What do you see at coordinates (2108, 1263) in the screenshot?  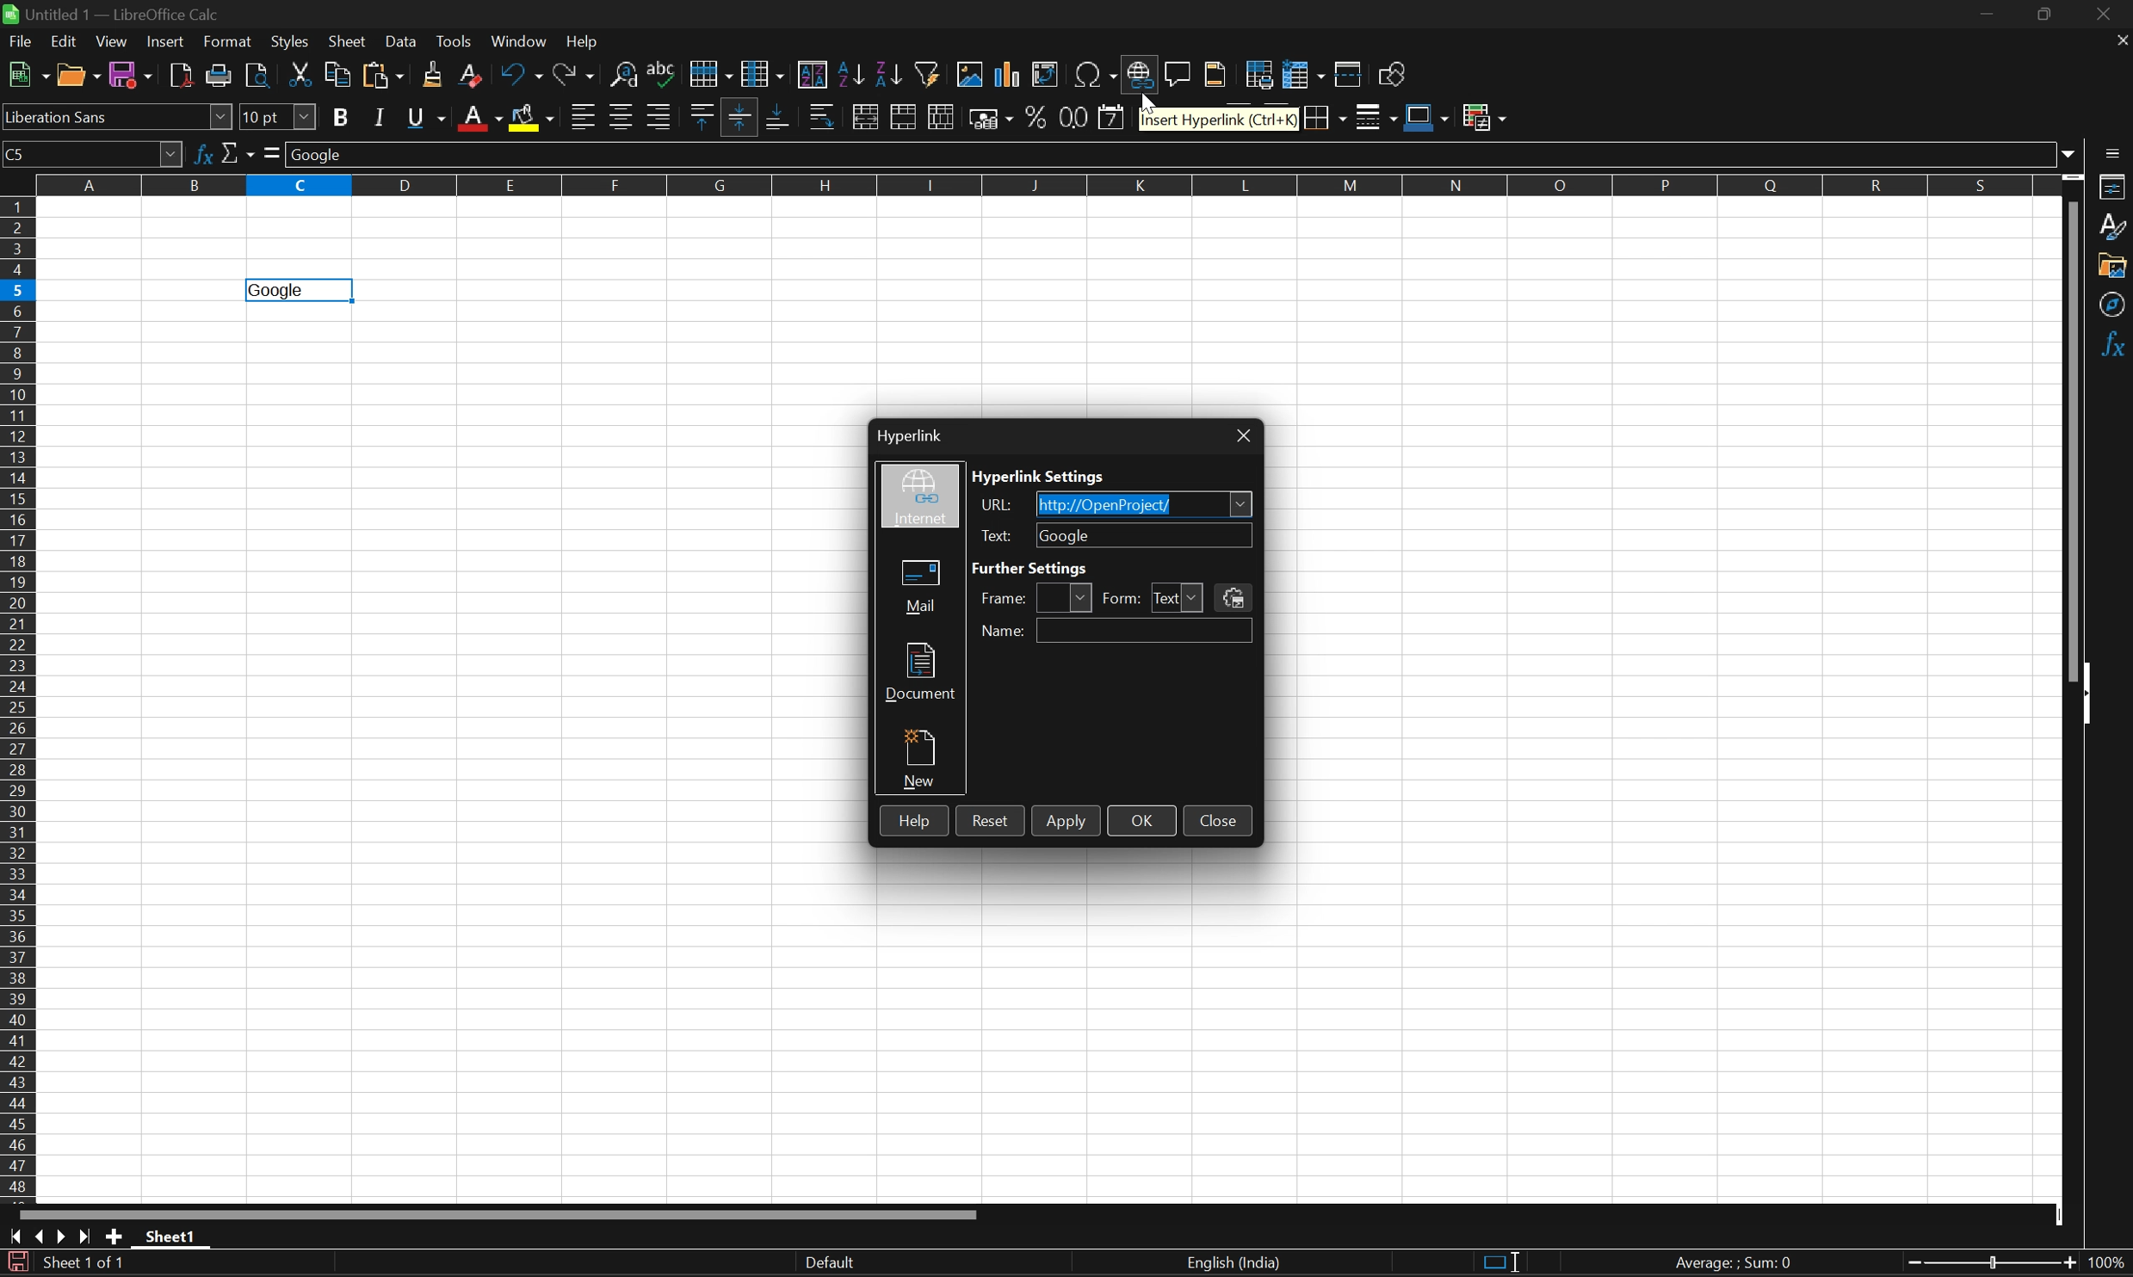 I see `100%` at bounding box center [2108, 1263].